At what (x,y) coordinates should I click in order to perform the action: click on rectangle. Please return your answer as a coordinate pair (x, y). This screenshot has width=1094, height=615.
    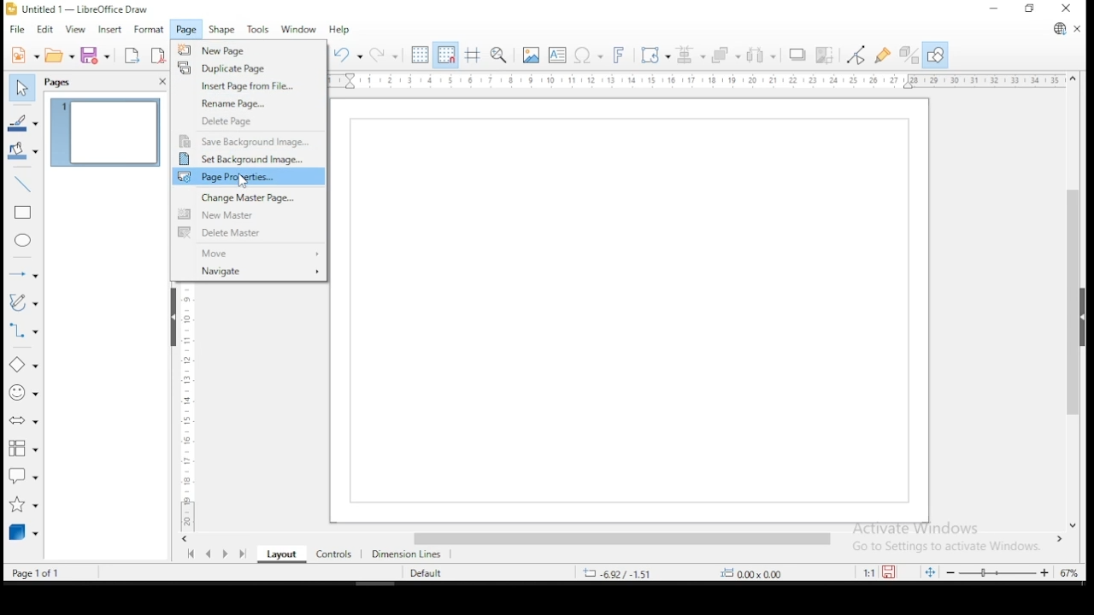
    Looking at the image, I should click on (21, 214).